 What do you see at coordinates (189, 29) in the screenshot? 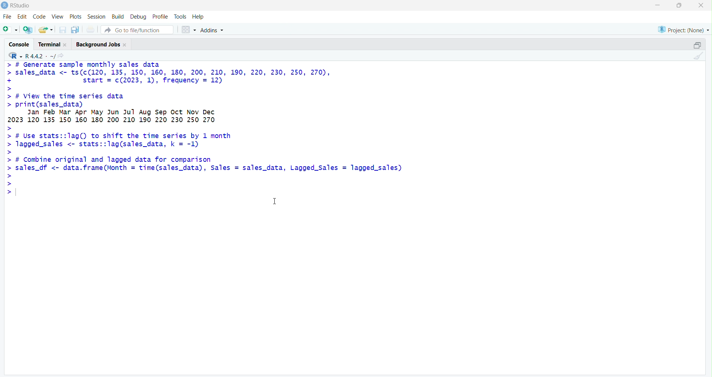
I see `workspace panes` at bounding box center [189, 29].